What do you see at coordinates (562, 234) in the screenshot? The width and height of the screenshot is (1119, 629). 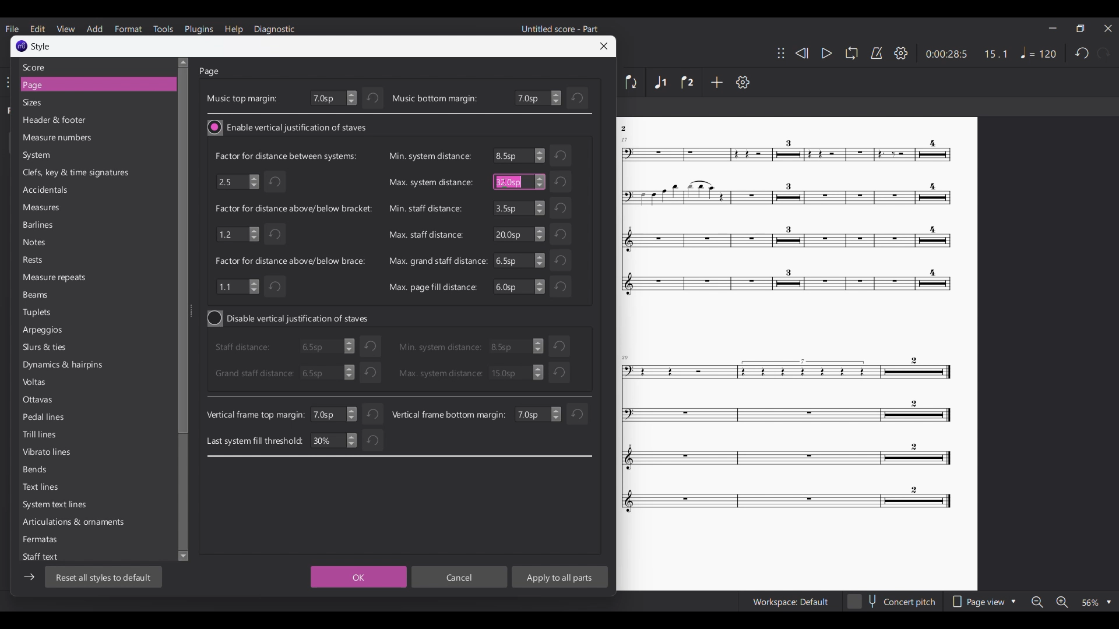 I see `Undo` at bounding box center [562, 234].